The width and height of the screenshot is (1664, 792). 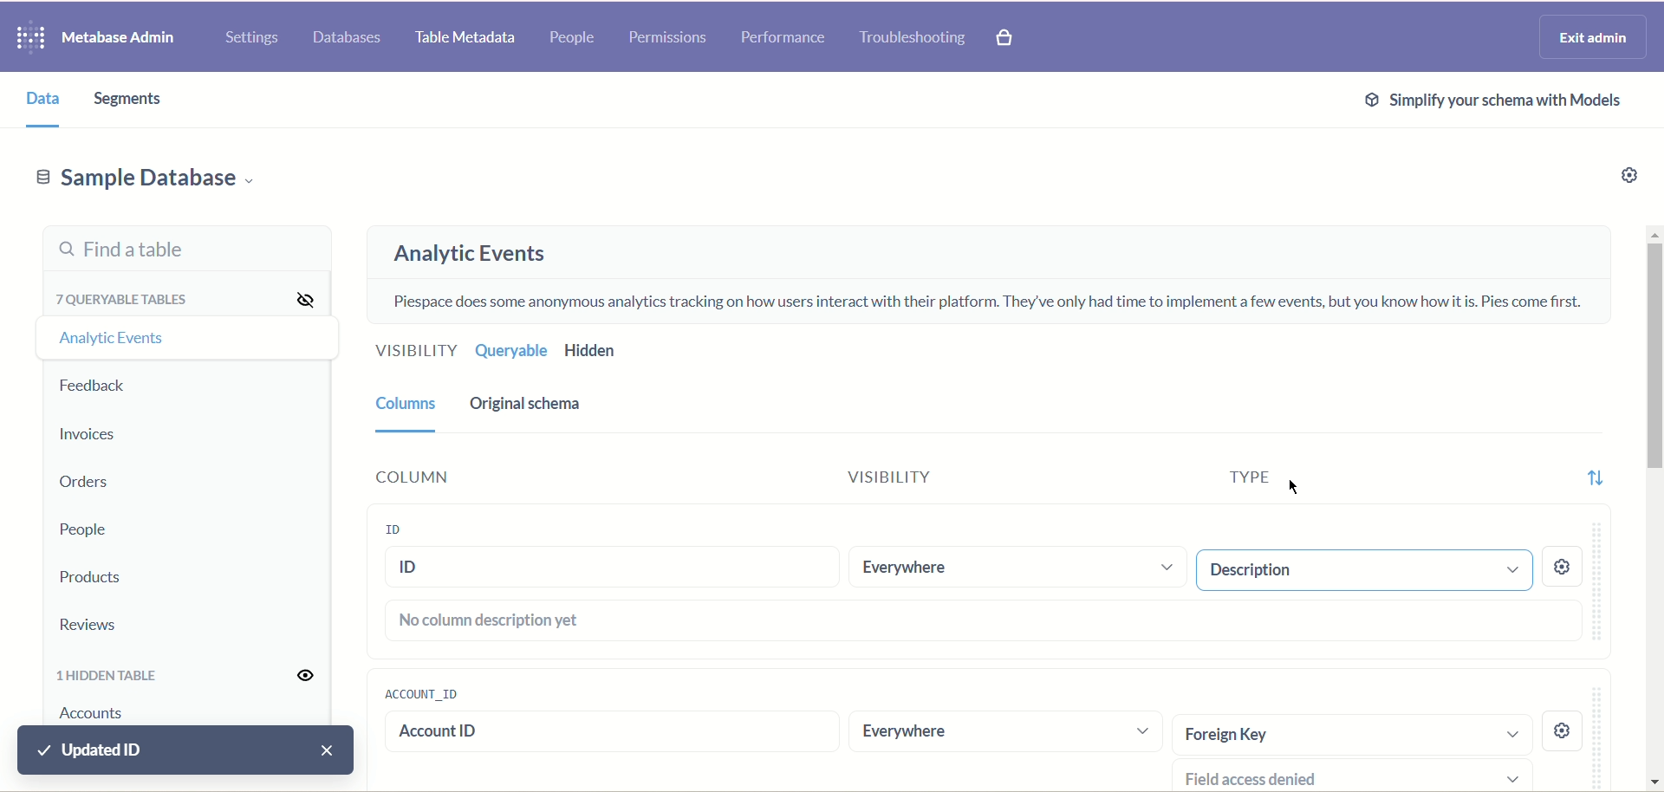 I want to click on column, so click(x=408, y=412).